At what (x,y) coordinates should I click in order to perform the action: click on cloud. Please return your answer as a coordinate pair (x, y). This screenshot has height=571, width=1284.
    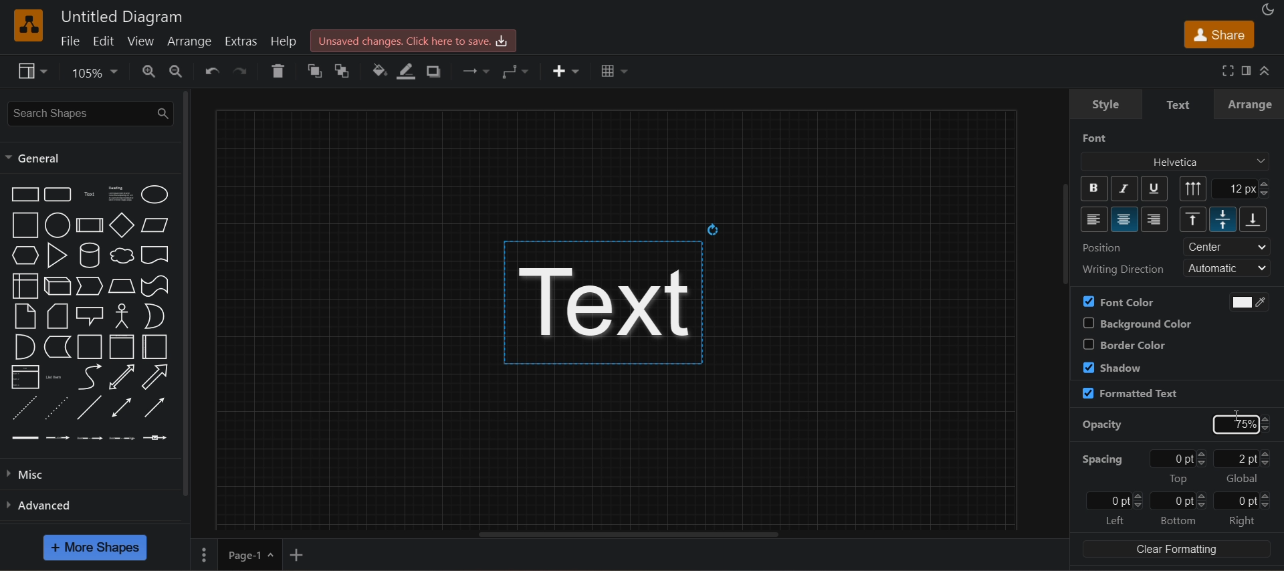
    Looking at the image, I should click on (122, 256).